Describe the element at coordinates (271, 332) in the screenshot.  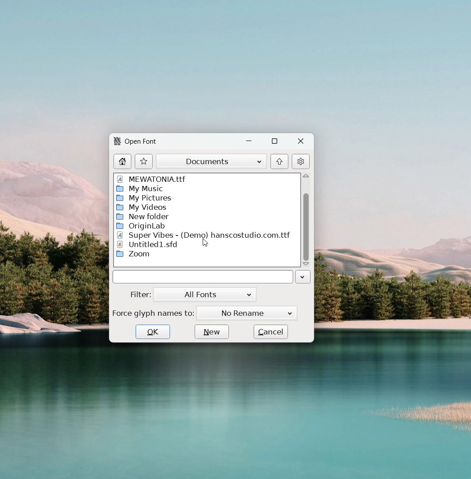
I see `cancel` at that location.